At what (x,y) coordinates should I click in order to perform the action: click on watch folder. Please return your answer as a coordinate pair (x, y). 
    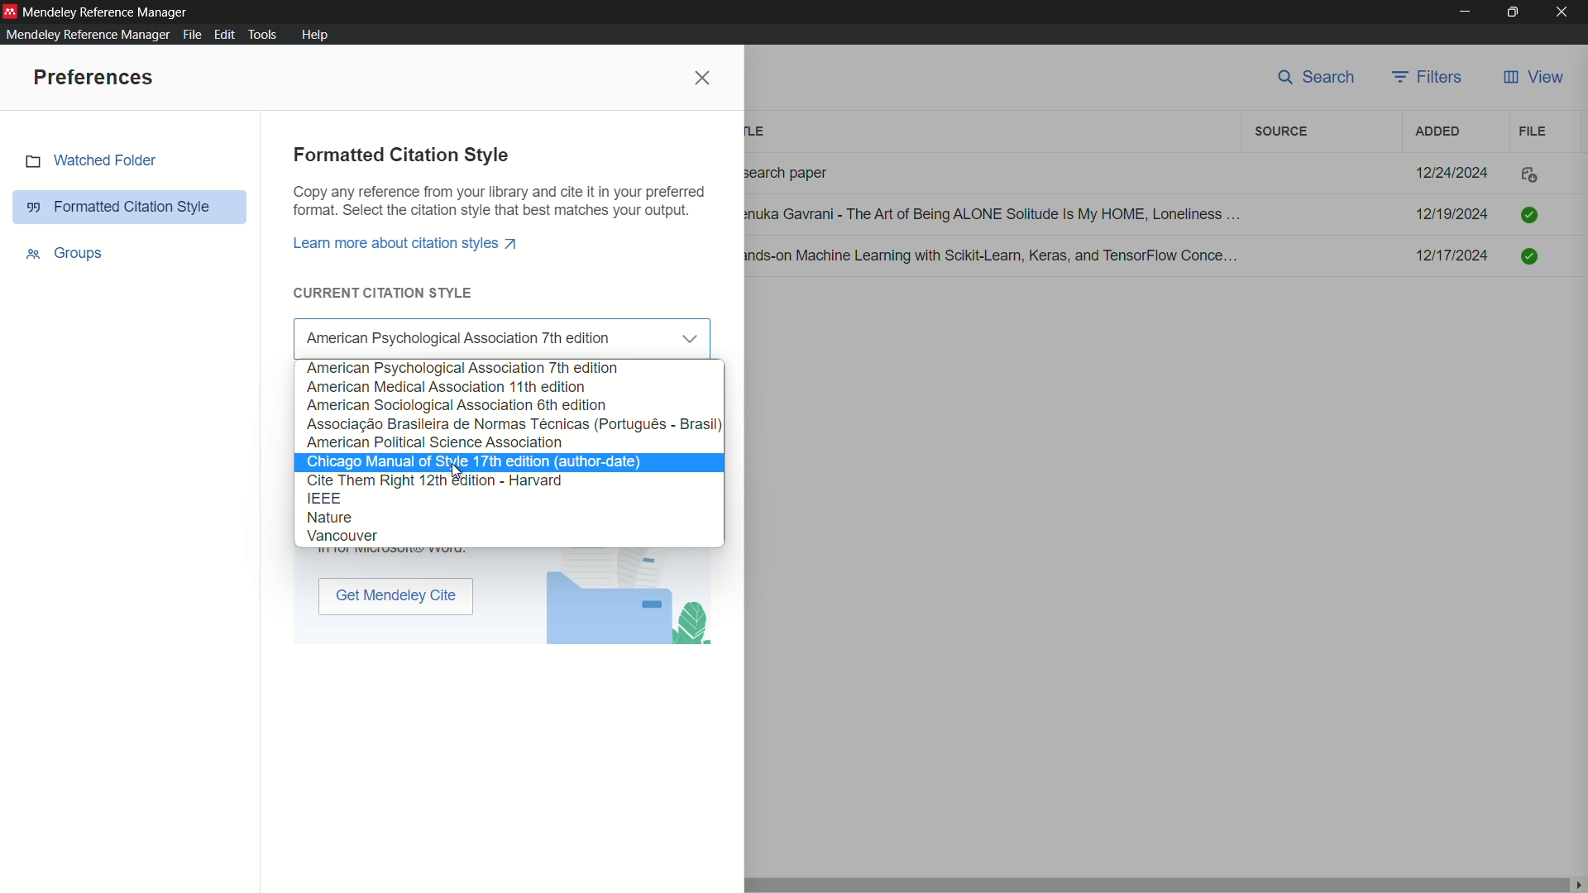
    Looking at the image, I should click on (132, 161).